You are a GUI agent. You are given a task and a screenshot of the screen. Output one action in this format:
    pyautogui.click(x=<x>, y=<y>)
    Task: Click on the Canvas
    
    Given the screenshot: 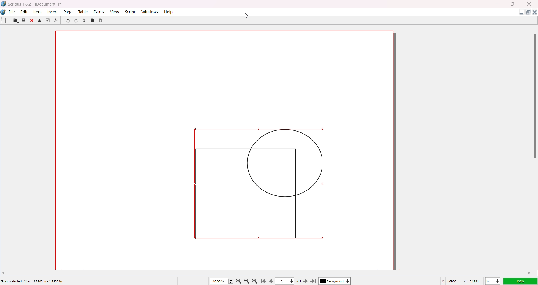 What is the action you would take?
    pyautogui.click(x=232, y=148)
    